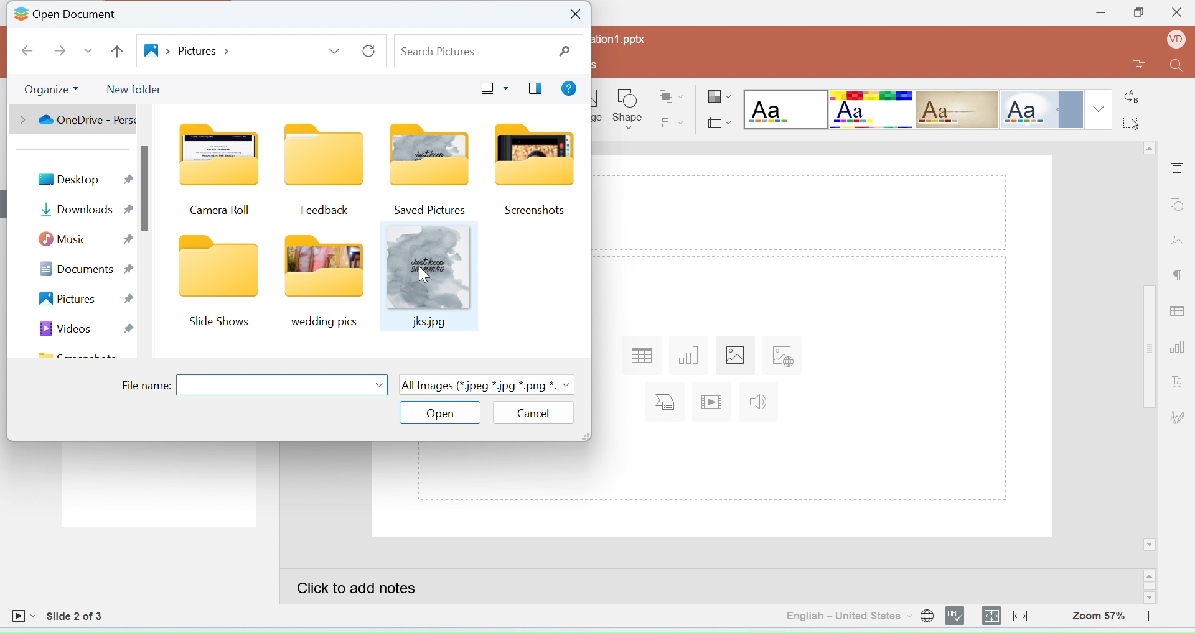  I want to click on Insert shape, so click(628, 109).